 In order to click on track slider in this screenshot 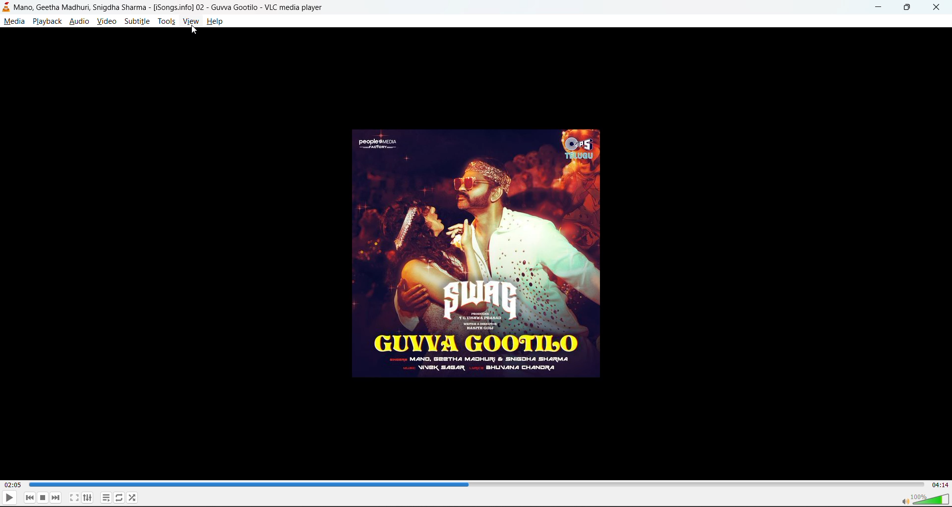, I will do `click(475, 484)`.